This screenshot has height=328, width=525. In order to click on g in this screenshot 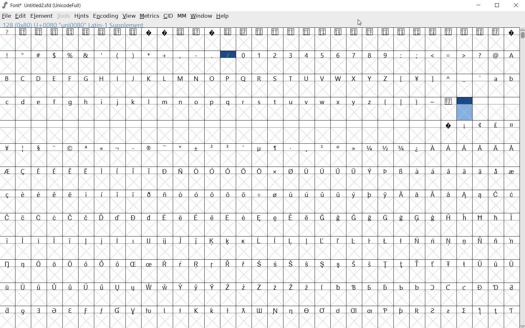, I will do `click(71, 102)`.